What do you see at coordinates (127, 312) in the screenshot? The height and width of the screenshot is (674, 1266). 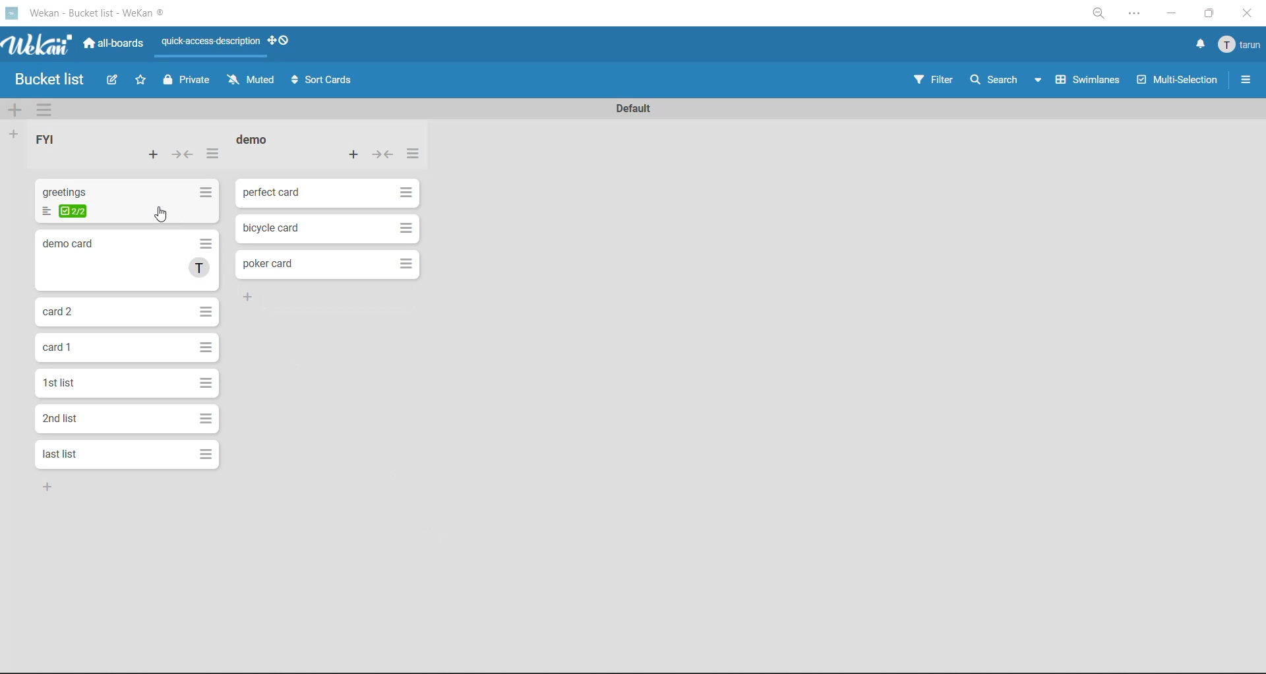 I see `cards` at bounding box center [127, 312].